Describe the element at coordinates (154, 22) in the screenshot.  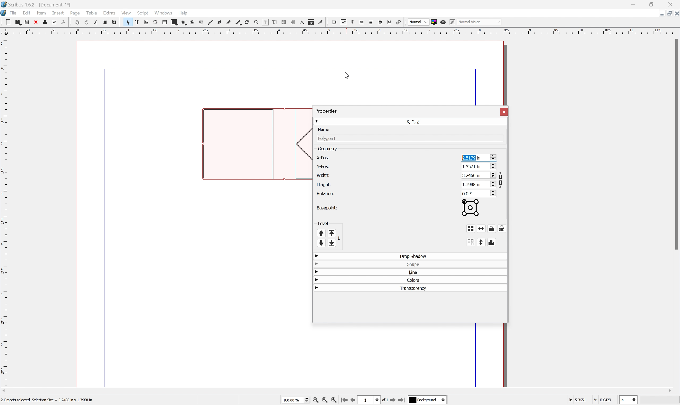
I see `render frame` at that location.